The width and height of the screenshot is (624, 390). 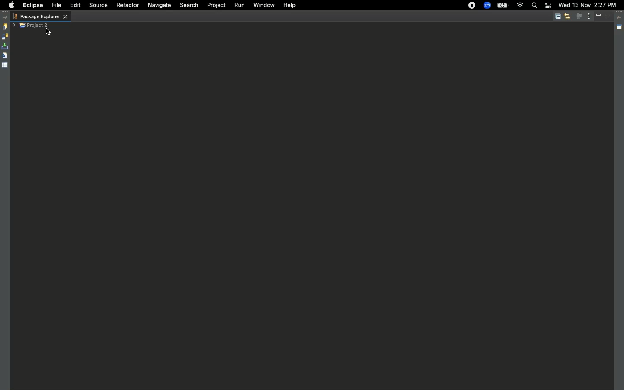 What do you see at coordinates (189, 5) in the screenshot?
I see `Search` at bounding box center [189, 5].